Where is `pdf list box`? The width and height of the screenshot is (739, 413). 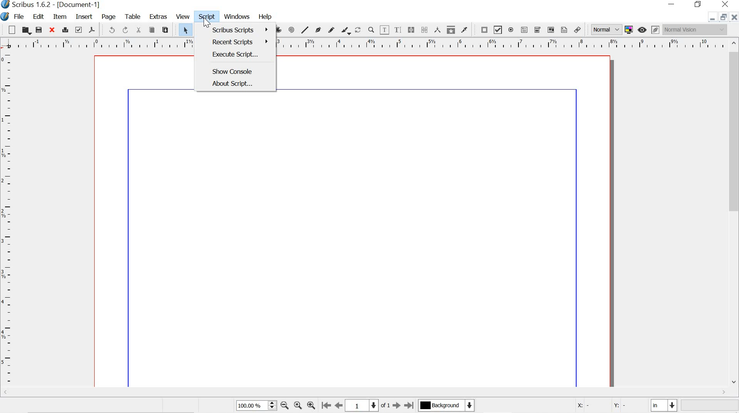 pdf list box is located at coordinates (550, 30).